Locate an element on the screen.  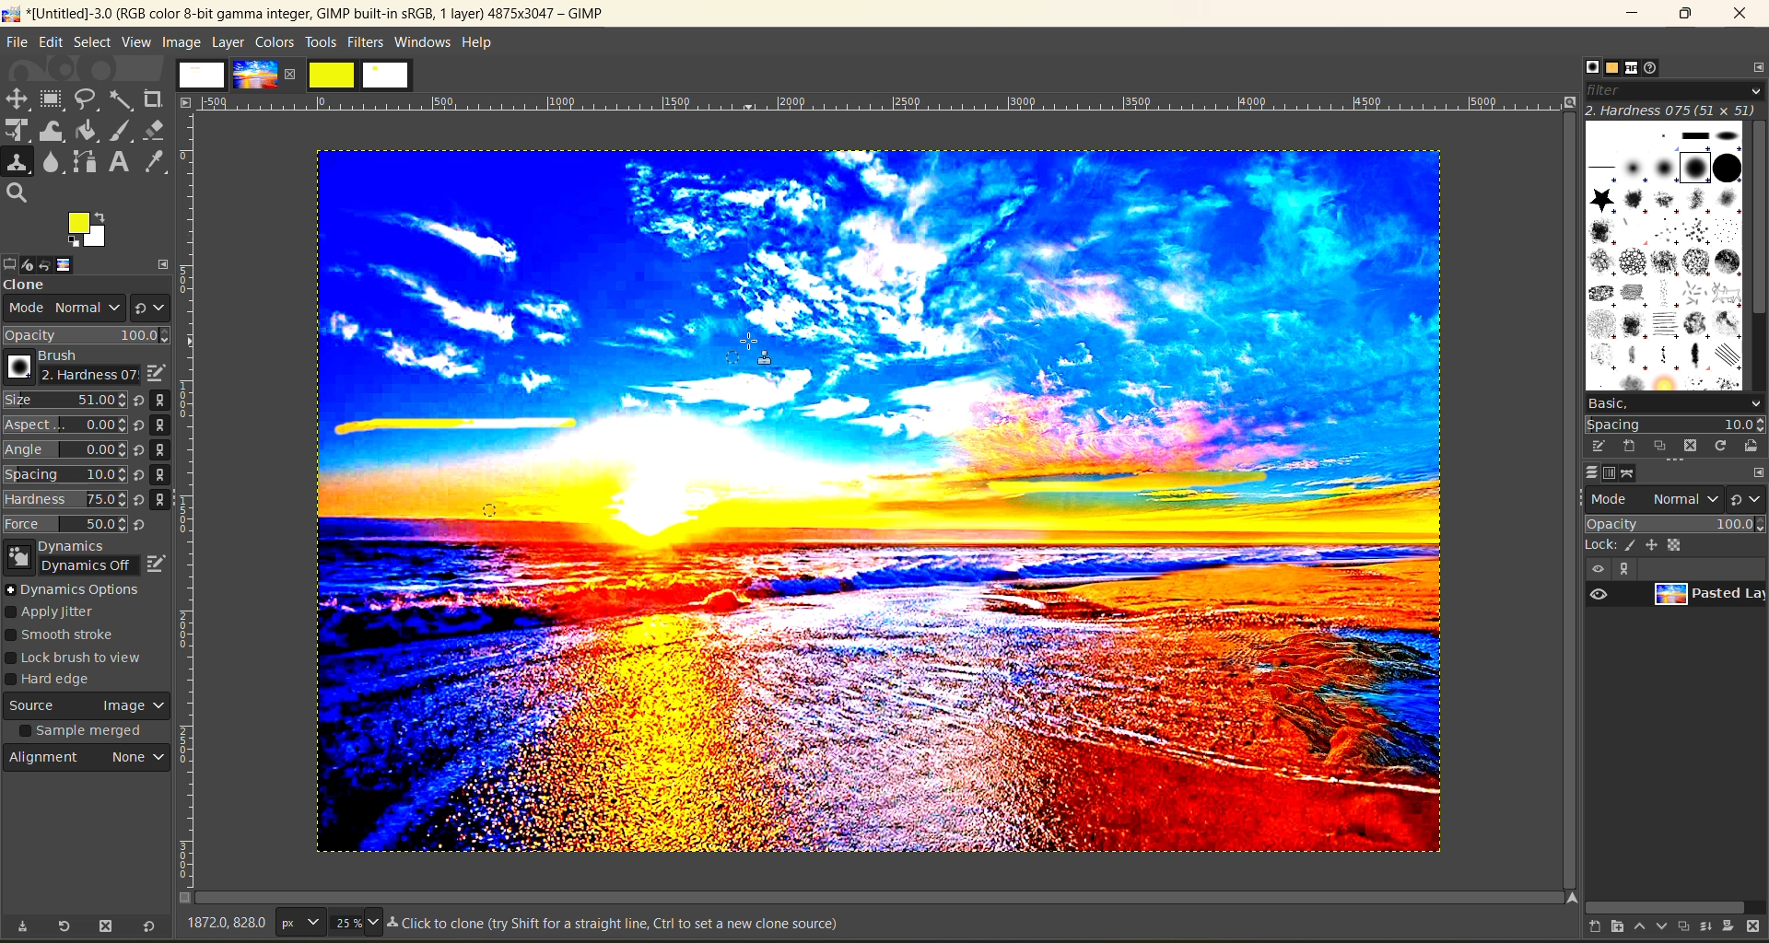
ink tool is located at coordinates (124, 131).